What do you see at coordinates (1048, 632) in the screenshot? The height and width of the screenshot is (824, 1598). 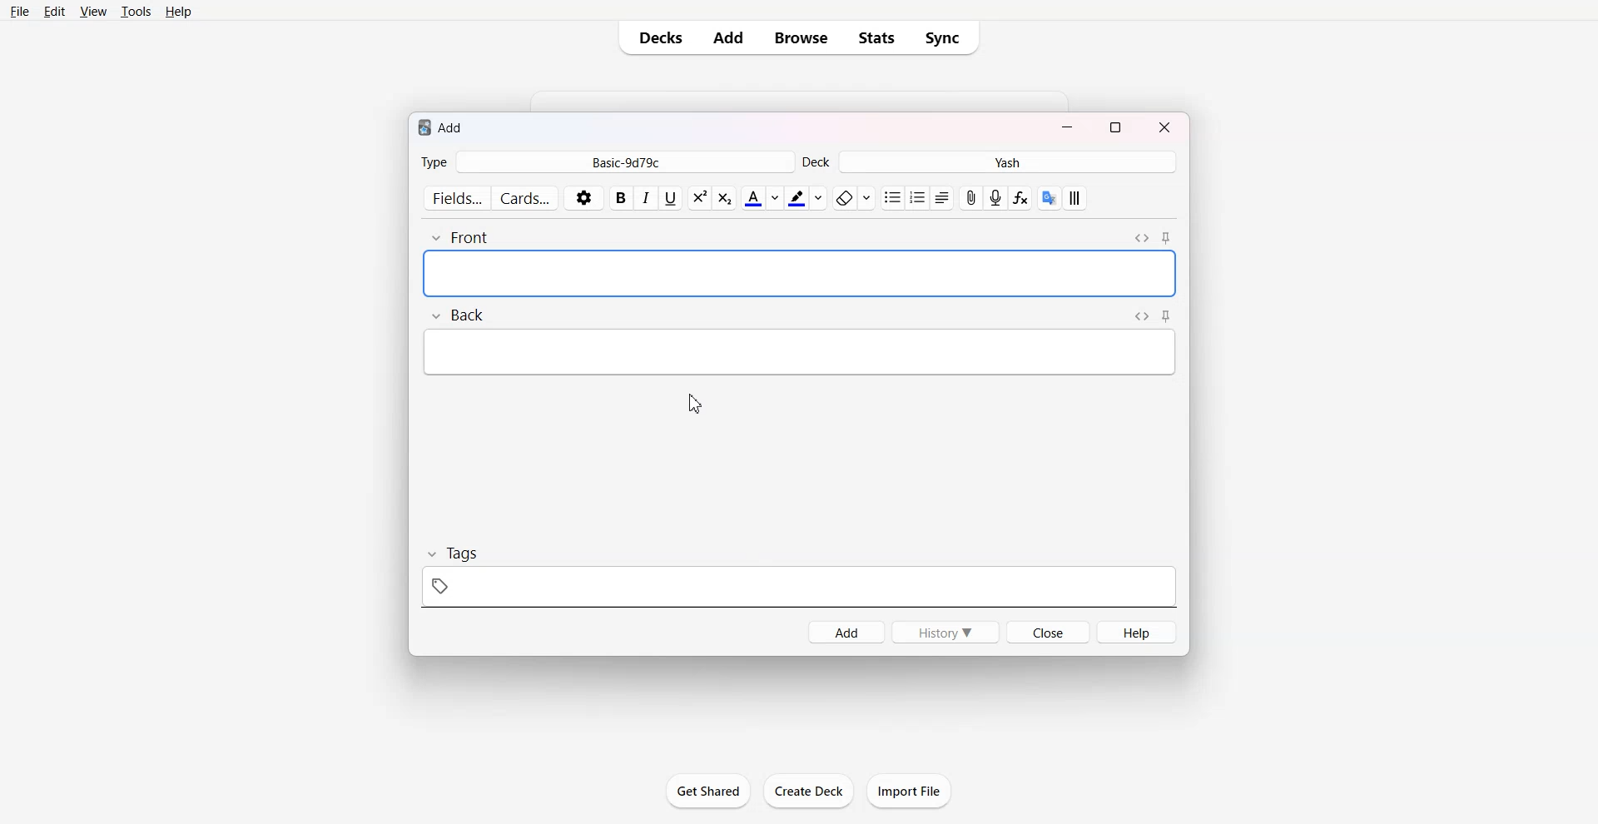 I see `Close` at bounding box center [1048, 632].